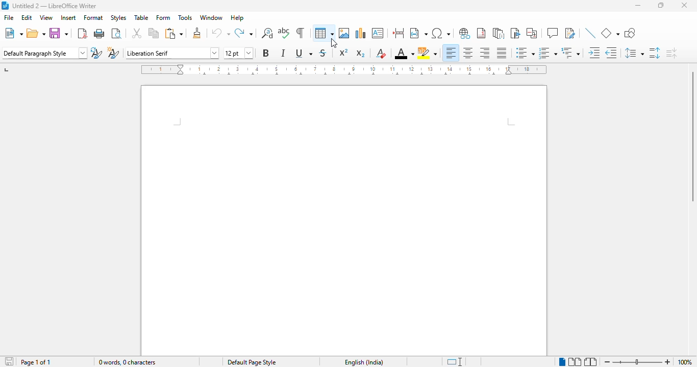  Describe the element at coordinates (576, 362) in the screenshot. I see `multi-page view` at that location.